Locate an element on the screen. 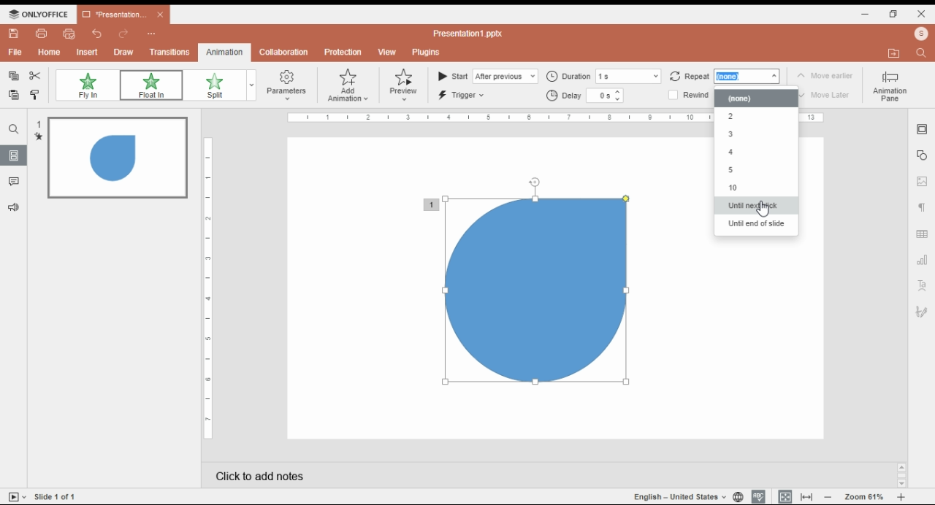 The height and width of the screenshot is (505, 935). set language is located at coordinates (738, 497).